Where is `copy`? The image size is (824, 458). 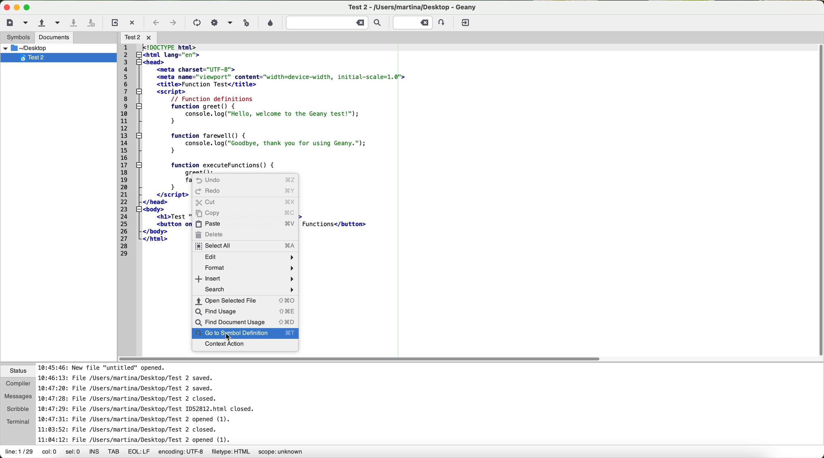
copy is located at coordinates (245, 213).